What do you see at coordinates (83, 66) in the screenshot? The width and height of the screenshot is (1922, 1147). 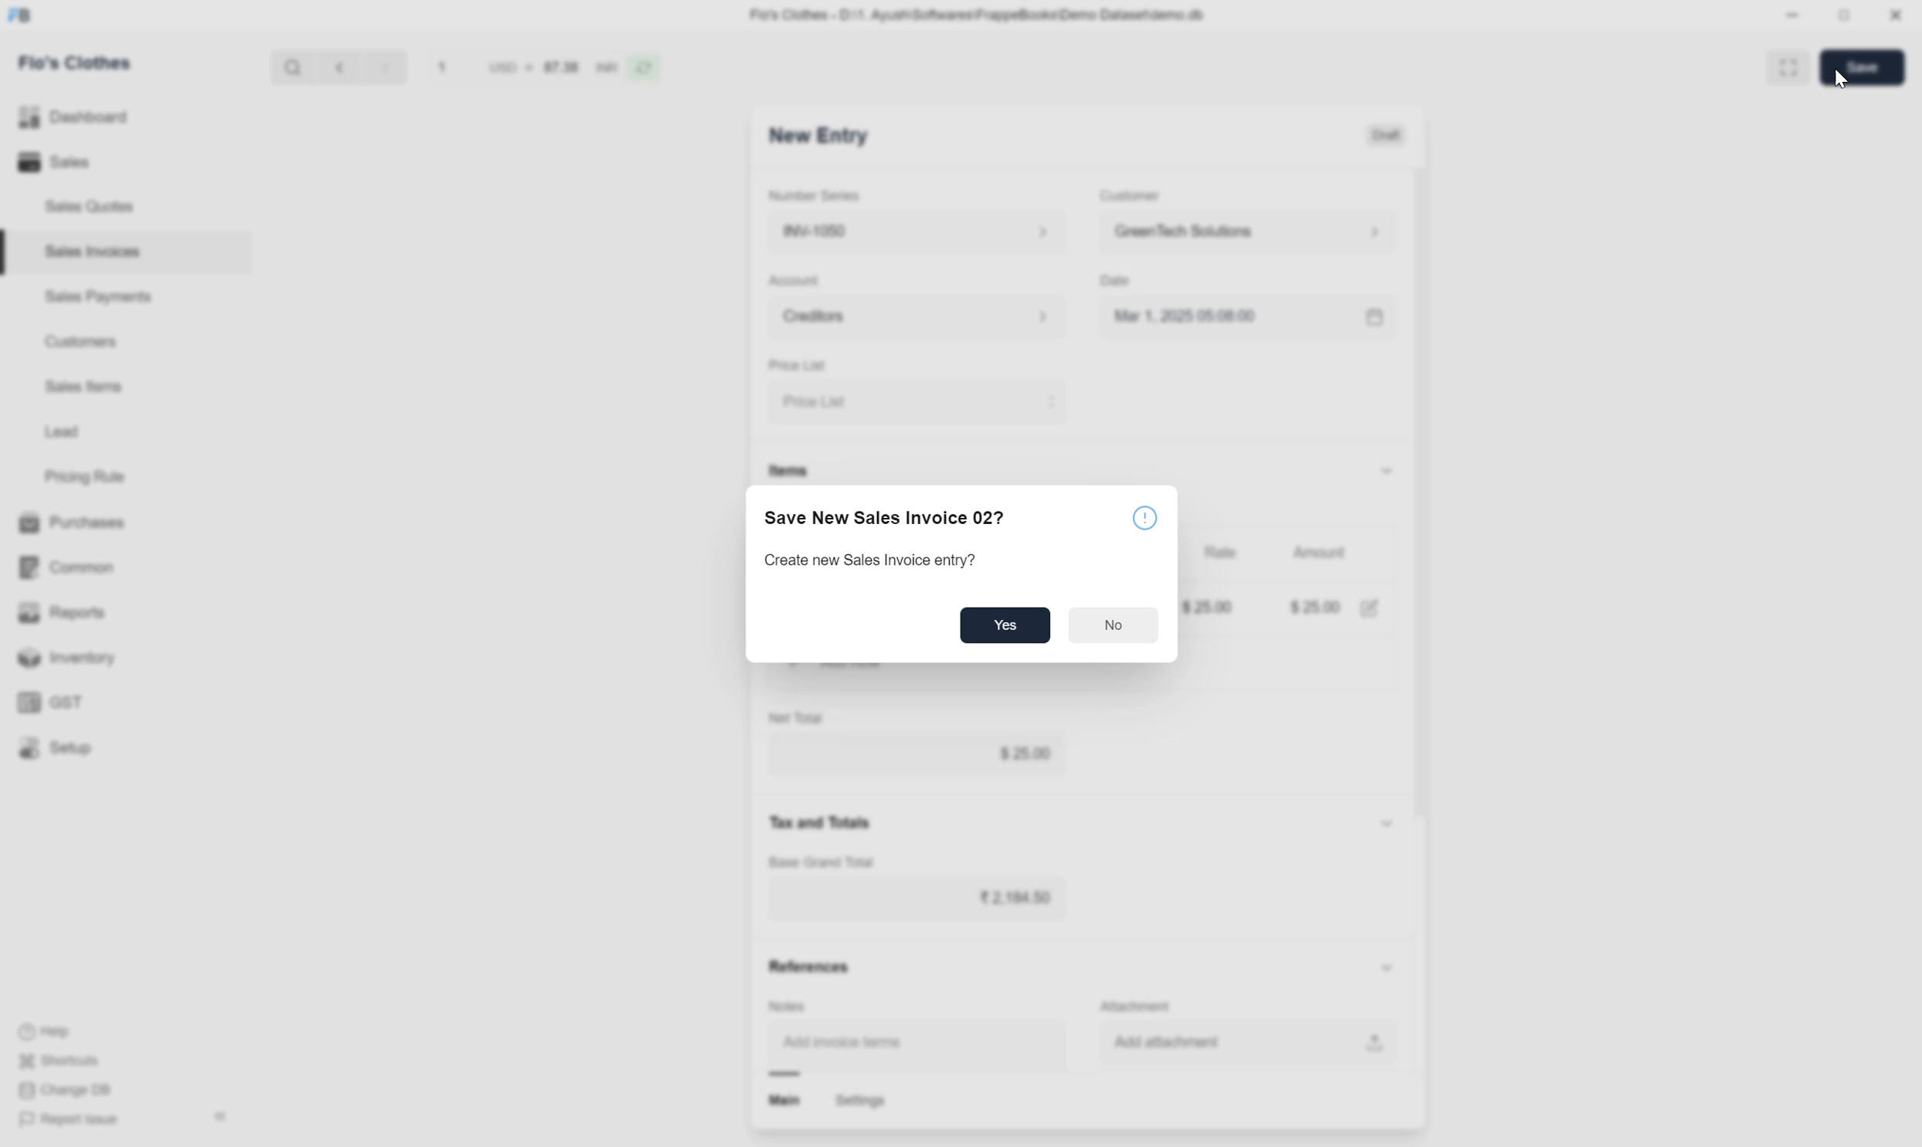 I see `Flo's Clothes` at bounding box center [83, 66].